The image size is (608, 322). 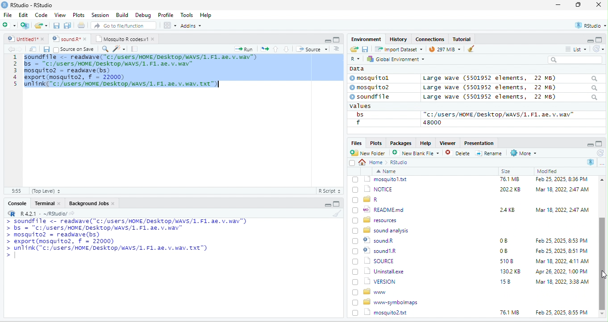 I want to click on a Ee mL aaa ee a oe LTE ETT a
> bs = "C:/users/HOME/DeskTop/wAVS/1. F1. ae. v. wav"
> mosquito? = readwave(bs)
> export (mosquito2, f = 22000)
> unlink("c:/users/HOME/Desktop/WAVS/1. F1. ae. v. wav. Txt")
>, so click(x=141, y=247).